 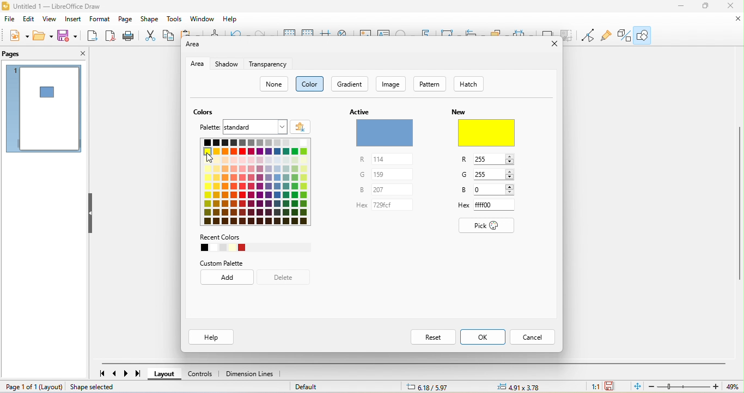 What do you see at coordinates (706, 7) in the screenshot?
I see `maximize` at bounding box center [706, 7].